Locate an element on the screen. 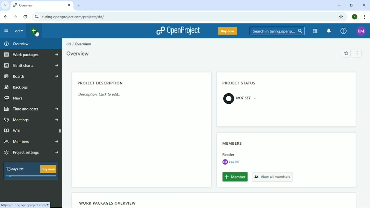  New tab is located at coordinates (79, 5).